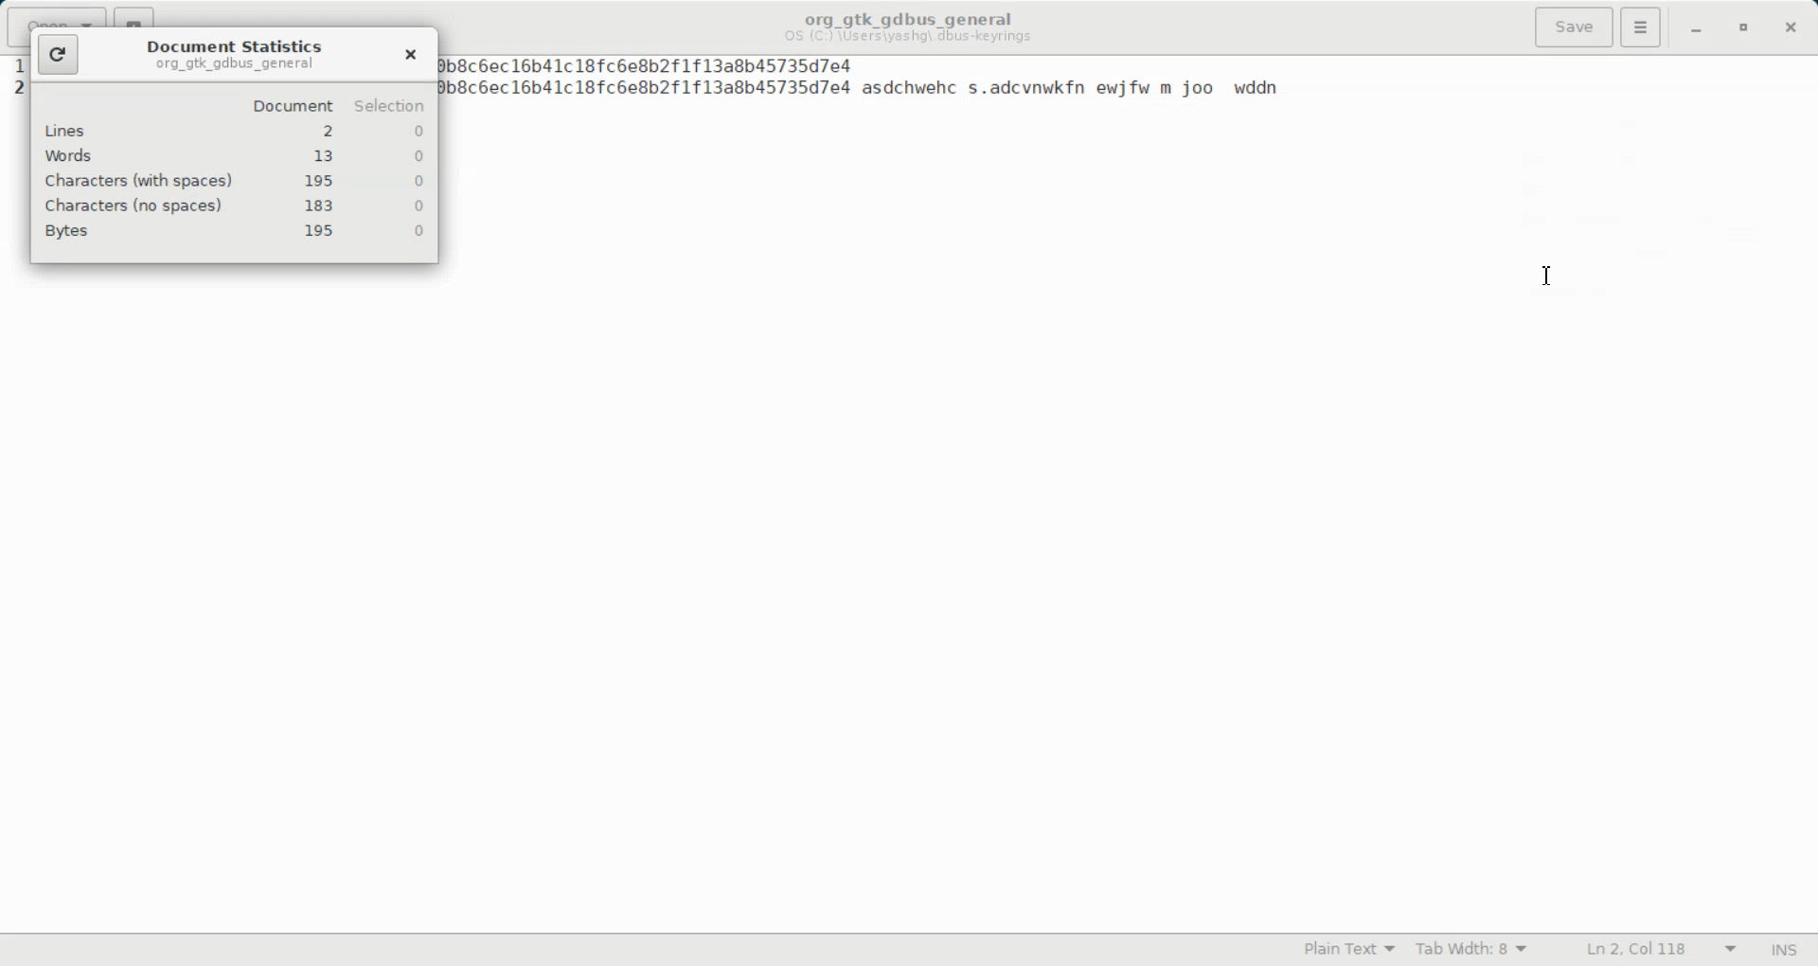  What do you see at coordinates (1791, 27) in the screenshot?
I see `Close` at bounding box center [1791, 27].